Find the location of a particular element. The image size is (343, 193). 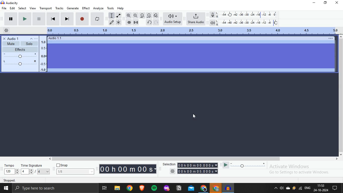

Spotify is located at coordinates (155, 188).